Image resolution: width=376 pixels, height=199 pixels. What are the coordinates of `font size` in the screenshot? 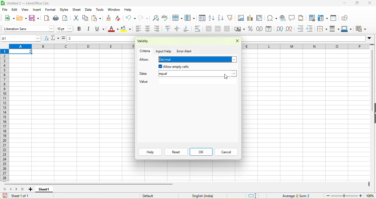 It's located at (65, 29).